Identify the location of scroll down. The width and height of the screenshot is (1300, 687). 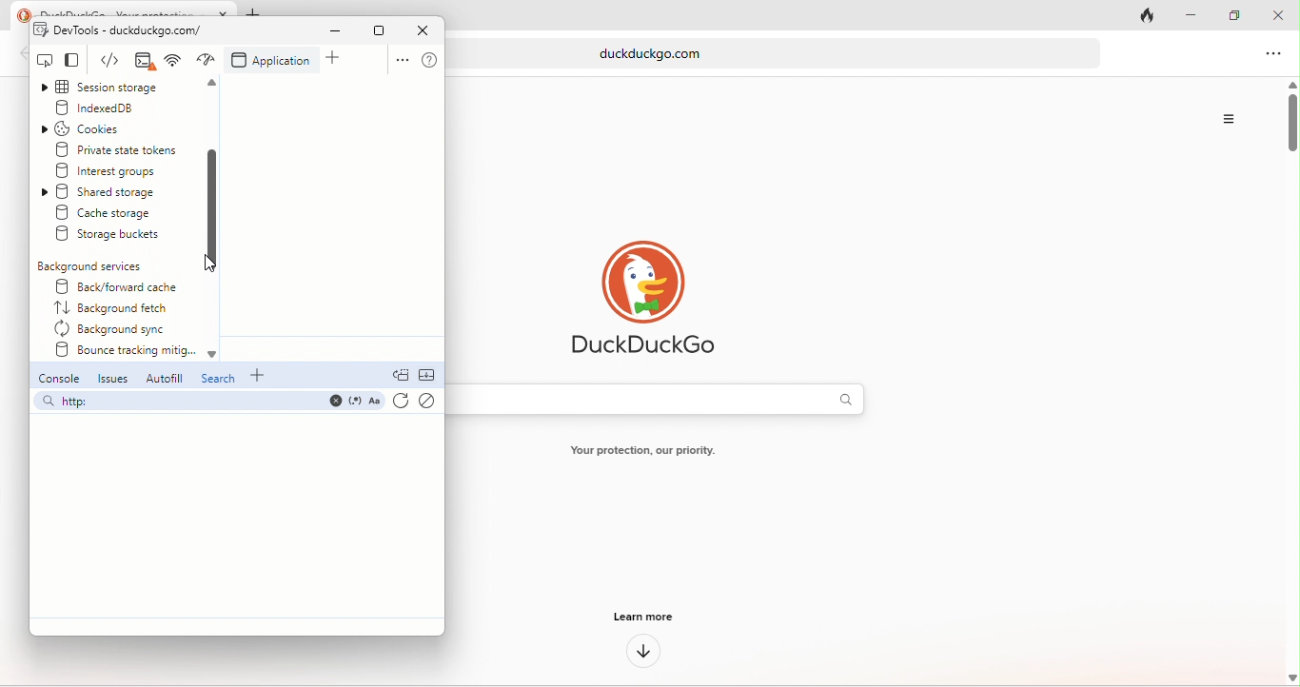
(214, 212).